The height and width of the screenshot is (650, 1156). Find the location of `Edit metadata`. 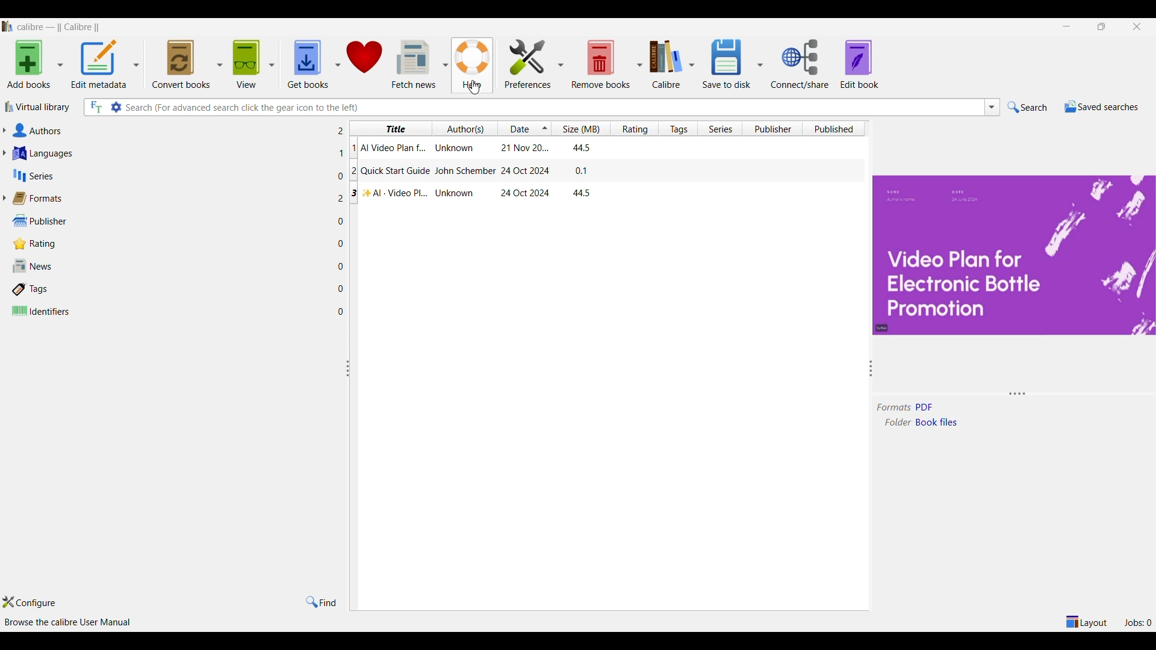

Edit metadata is located at coordinates (100, 65).